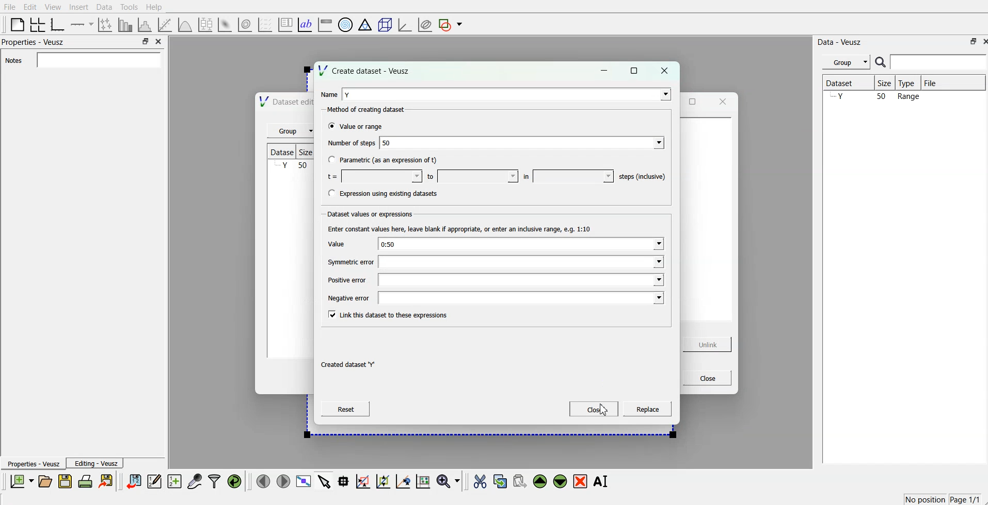 This screenshot has height=505, width=988. What do you see at coordinates (245, 23) in the screenshot?
I see `plot 2d datasets as contours` at bounding box center [245, 23].